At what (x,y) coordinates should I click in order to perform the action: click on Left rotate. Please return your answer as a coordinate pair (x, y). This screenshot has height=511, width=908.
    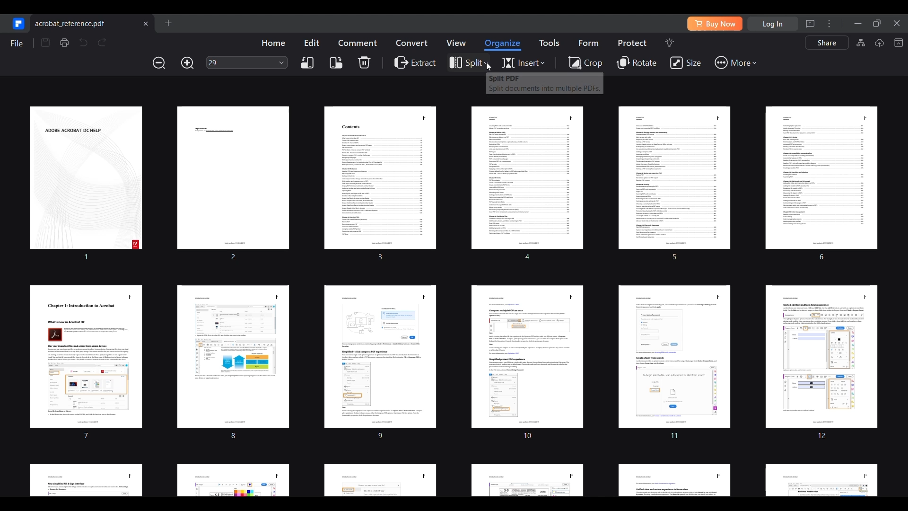
    Looking at the image, I should click on (307, 63).